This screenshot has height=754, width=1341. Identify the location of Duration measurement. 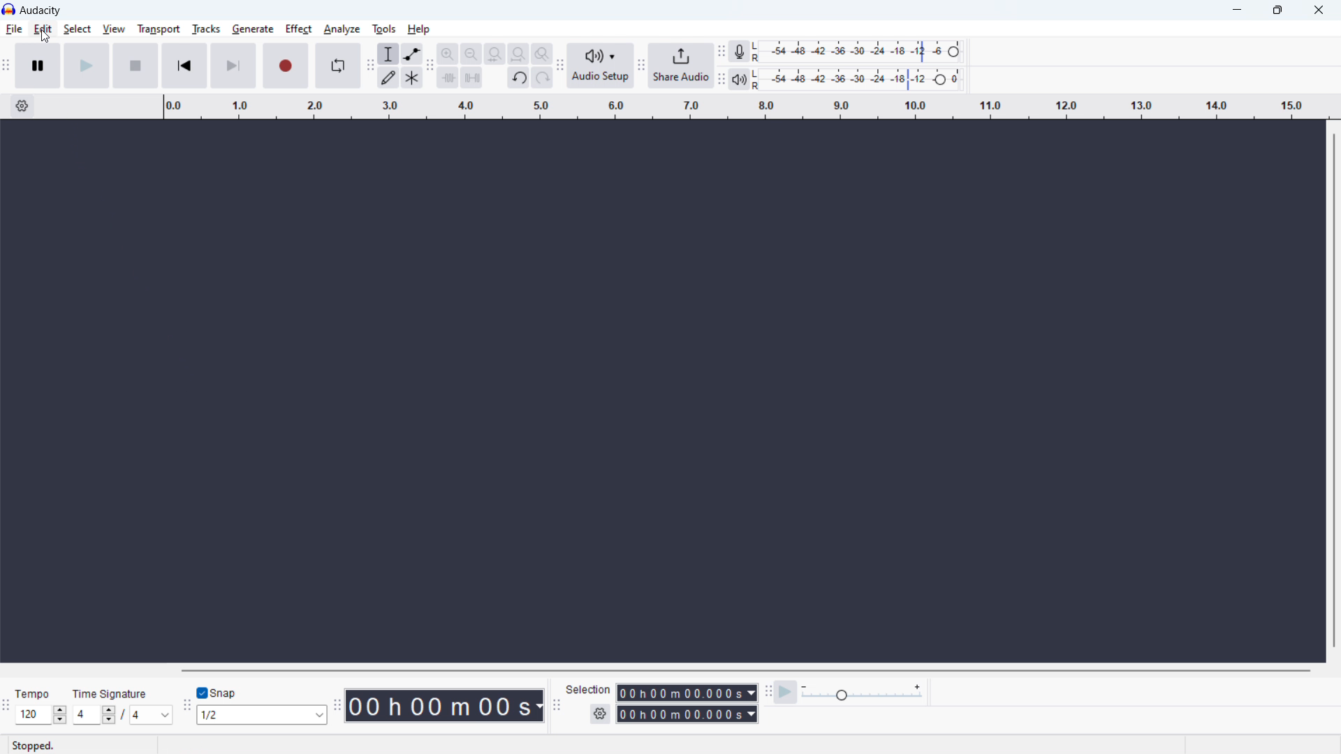
(540, 707).